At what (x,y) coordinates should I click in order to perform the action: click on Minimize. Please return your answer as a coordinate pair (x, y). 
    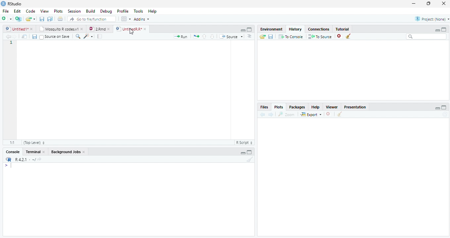
    Looking at the image, I should click on (438, 109).